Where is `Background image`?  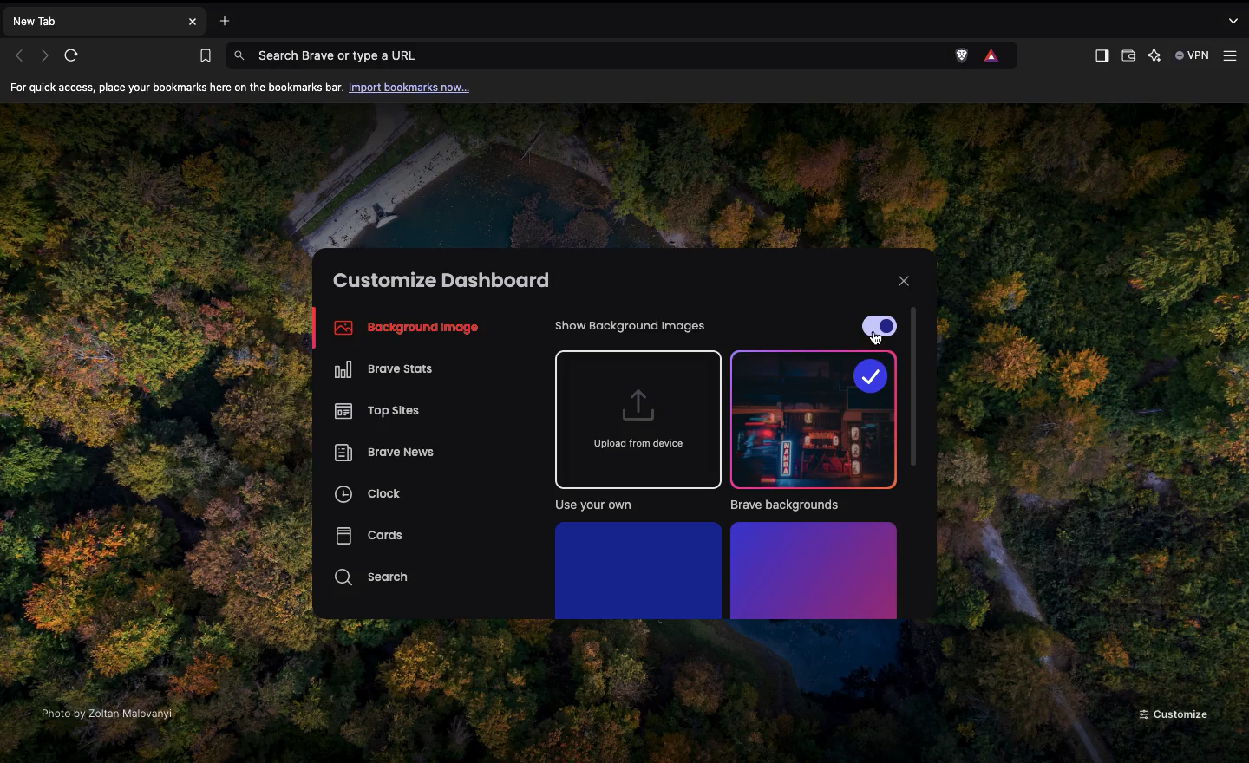 Background image is located at coordinates (402, 328).